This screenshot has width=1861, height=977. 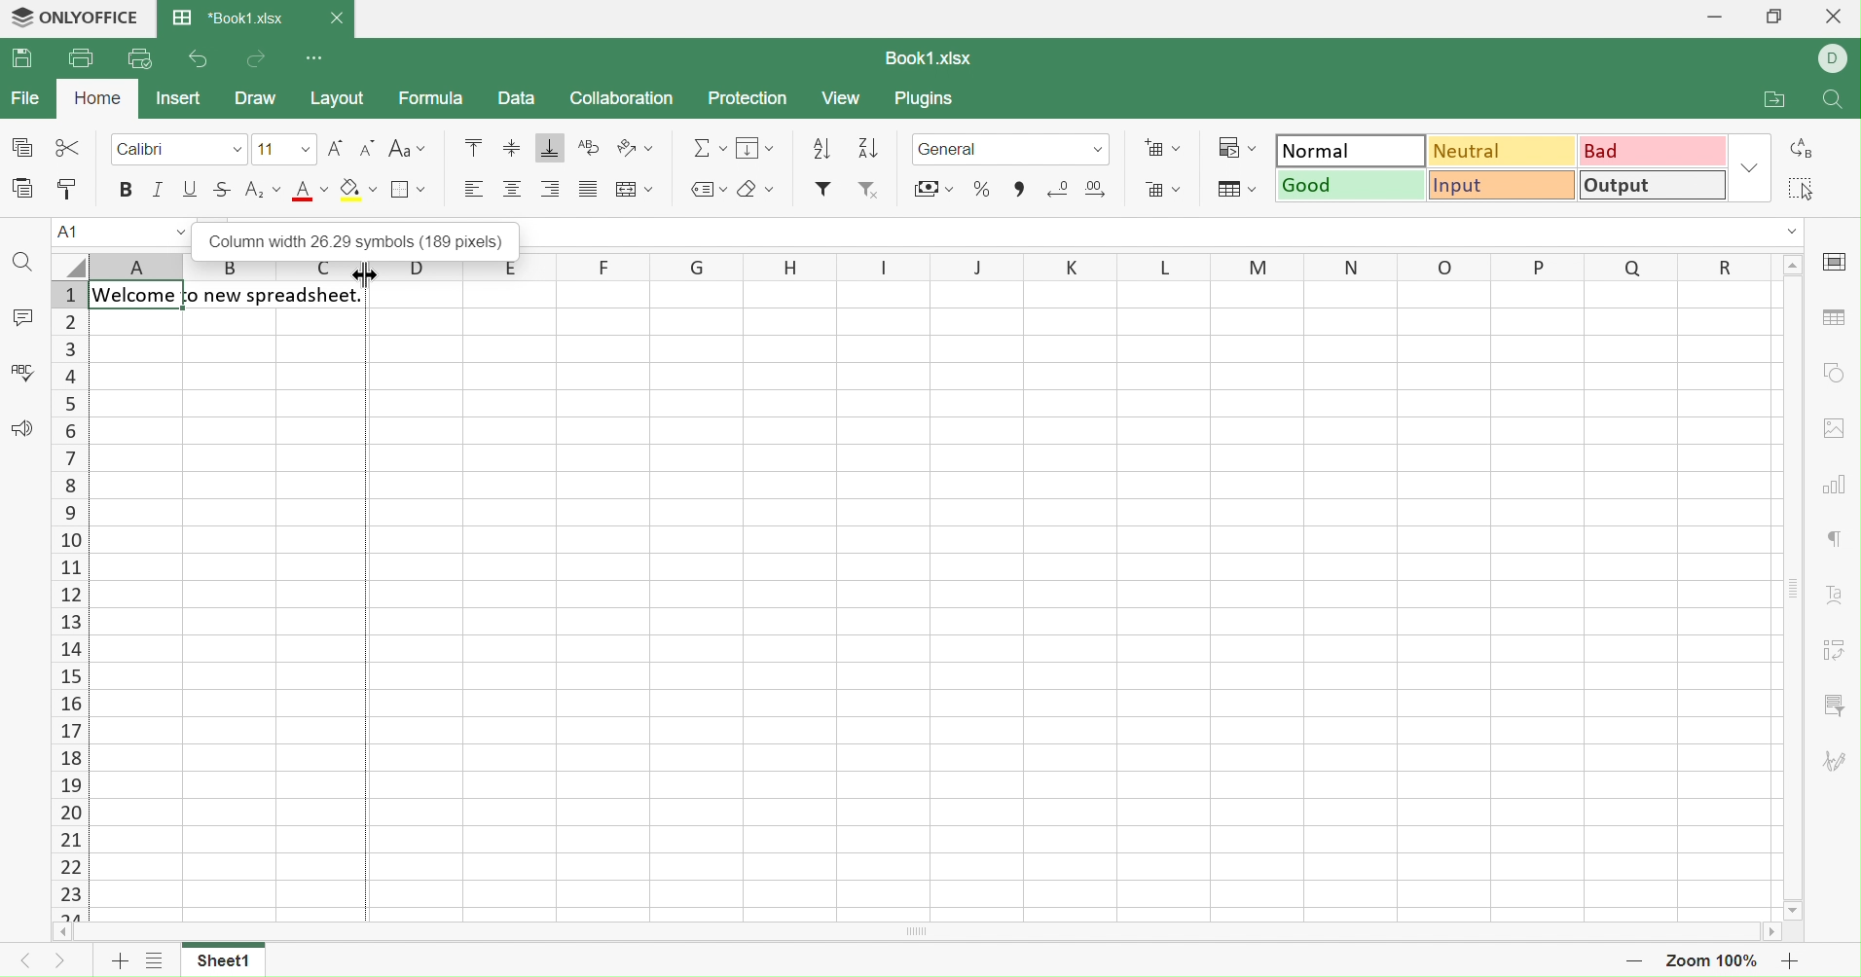 I want to click on image settings, so click(x=1839, y=428).